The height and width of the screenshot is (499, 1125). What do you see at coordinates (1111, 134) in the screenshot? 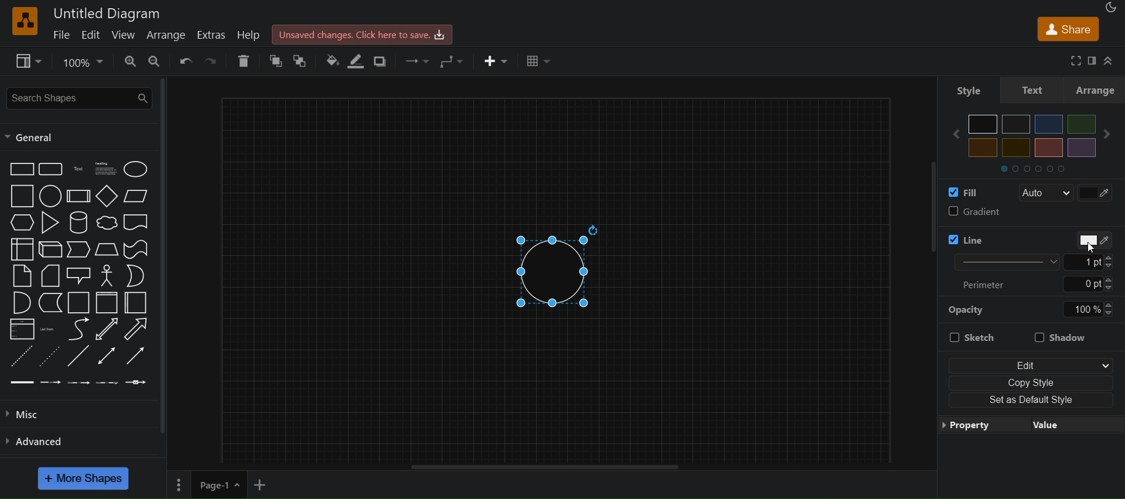
I see `next` at bounding box center [1111, 134].